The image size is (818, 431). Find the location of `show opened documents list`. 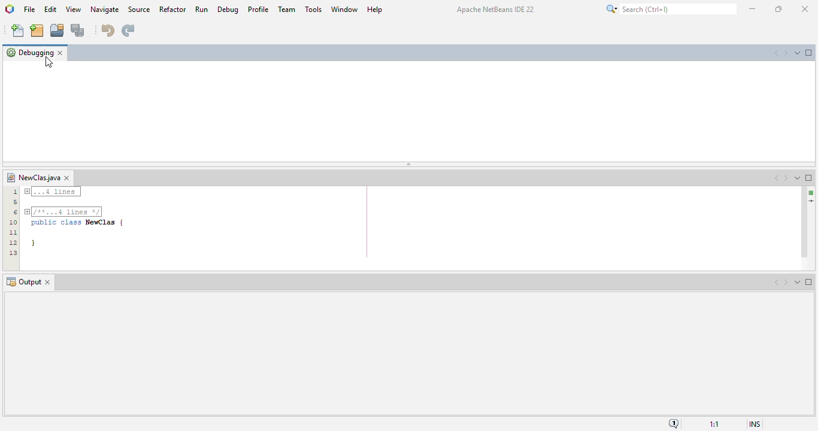

show opened documents list is located at coordinates (798, 282).